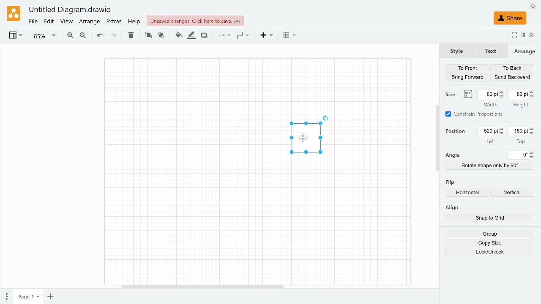  What do you see at coordinates (512, 69) in the screenshot?
I see `To back` at bounding box center [512, 69].